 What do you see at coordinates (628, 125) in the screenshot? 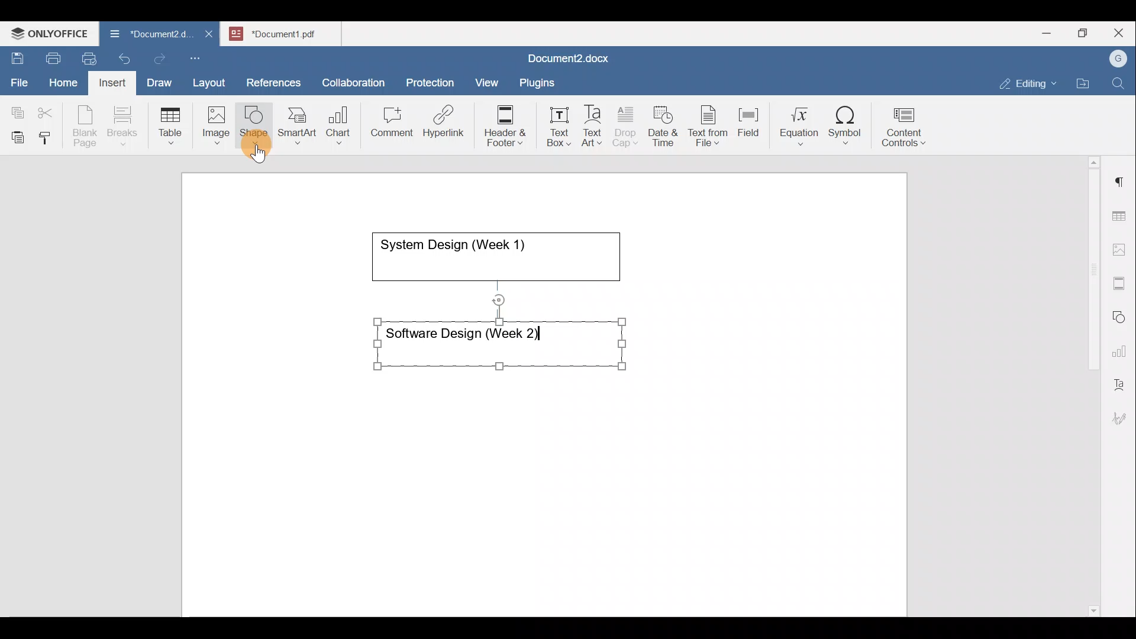
I see `Drop cap` at bounding box center [628, 125].